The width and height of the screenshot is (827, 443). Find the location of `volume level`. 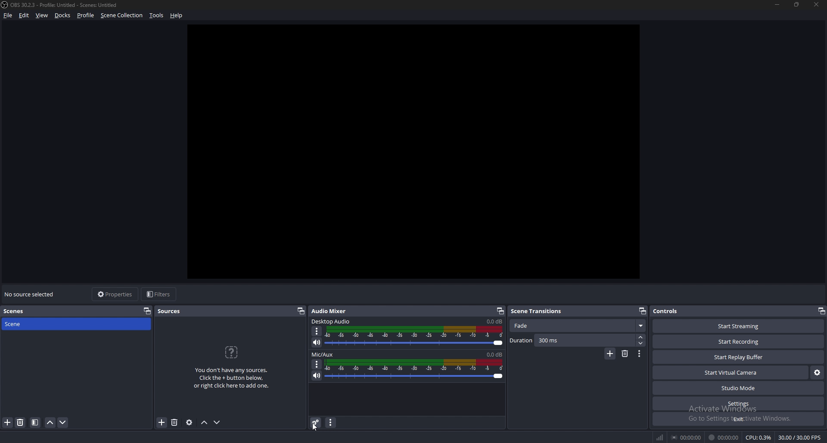

volume level is located at coordinates (495, 354).